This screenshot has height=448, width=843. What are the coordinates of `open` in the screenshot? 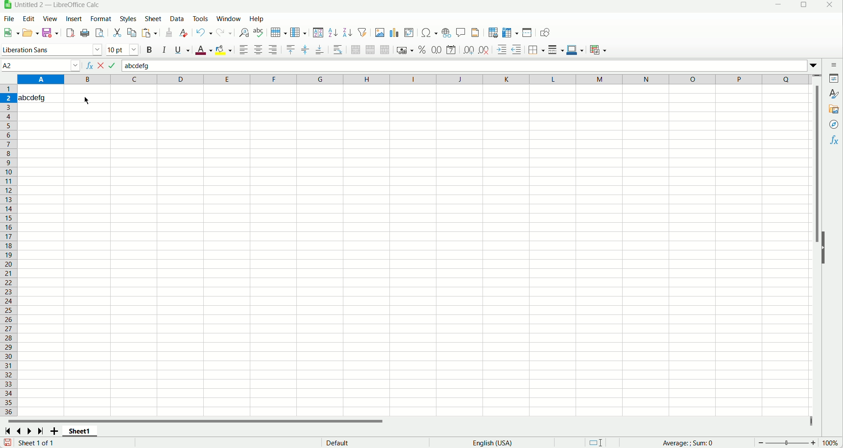 It's located at (30, 32).